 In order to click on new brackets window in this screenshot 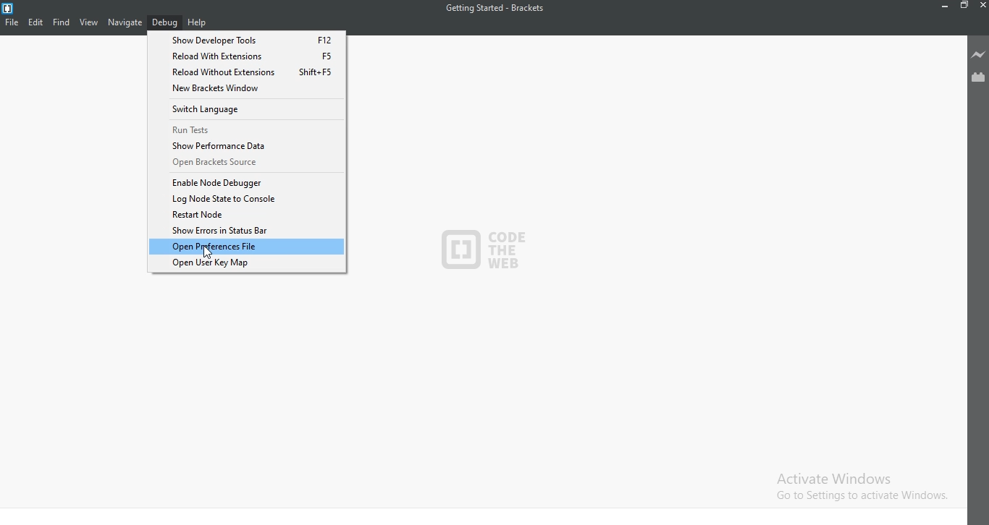, I will do `click(245, 89)`.